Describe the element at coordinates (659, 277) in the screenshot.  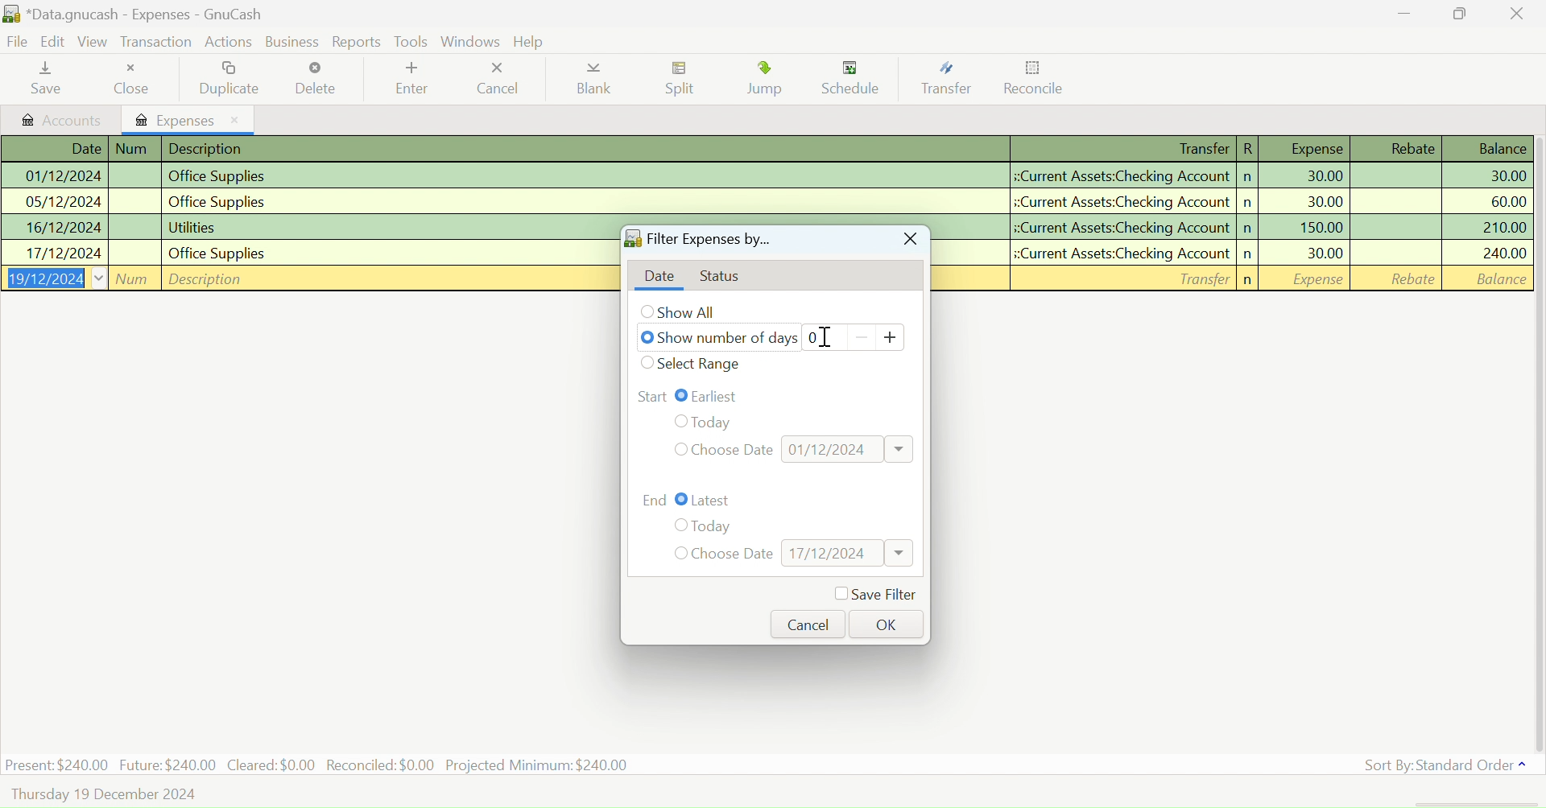
I see `Date` at that location.